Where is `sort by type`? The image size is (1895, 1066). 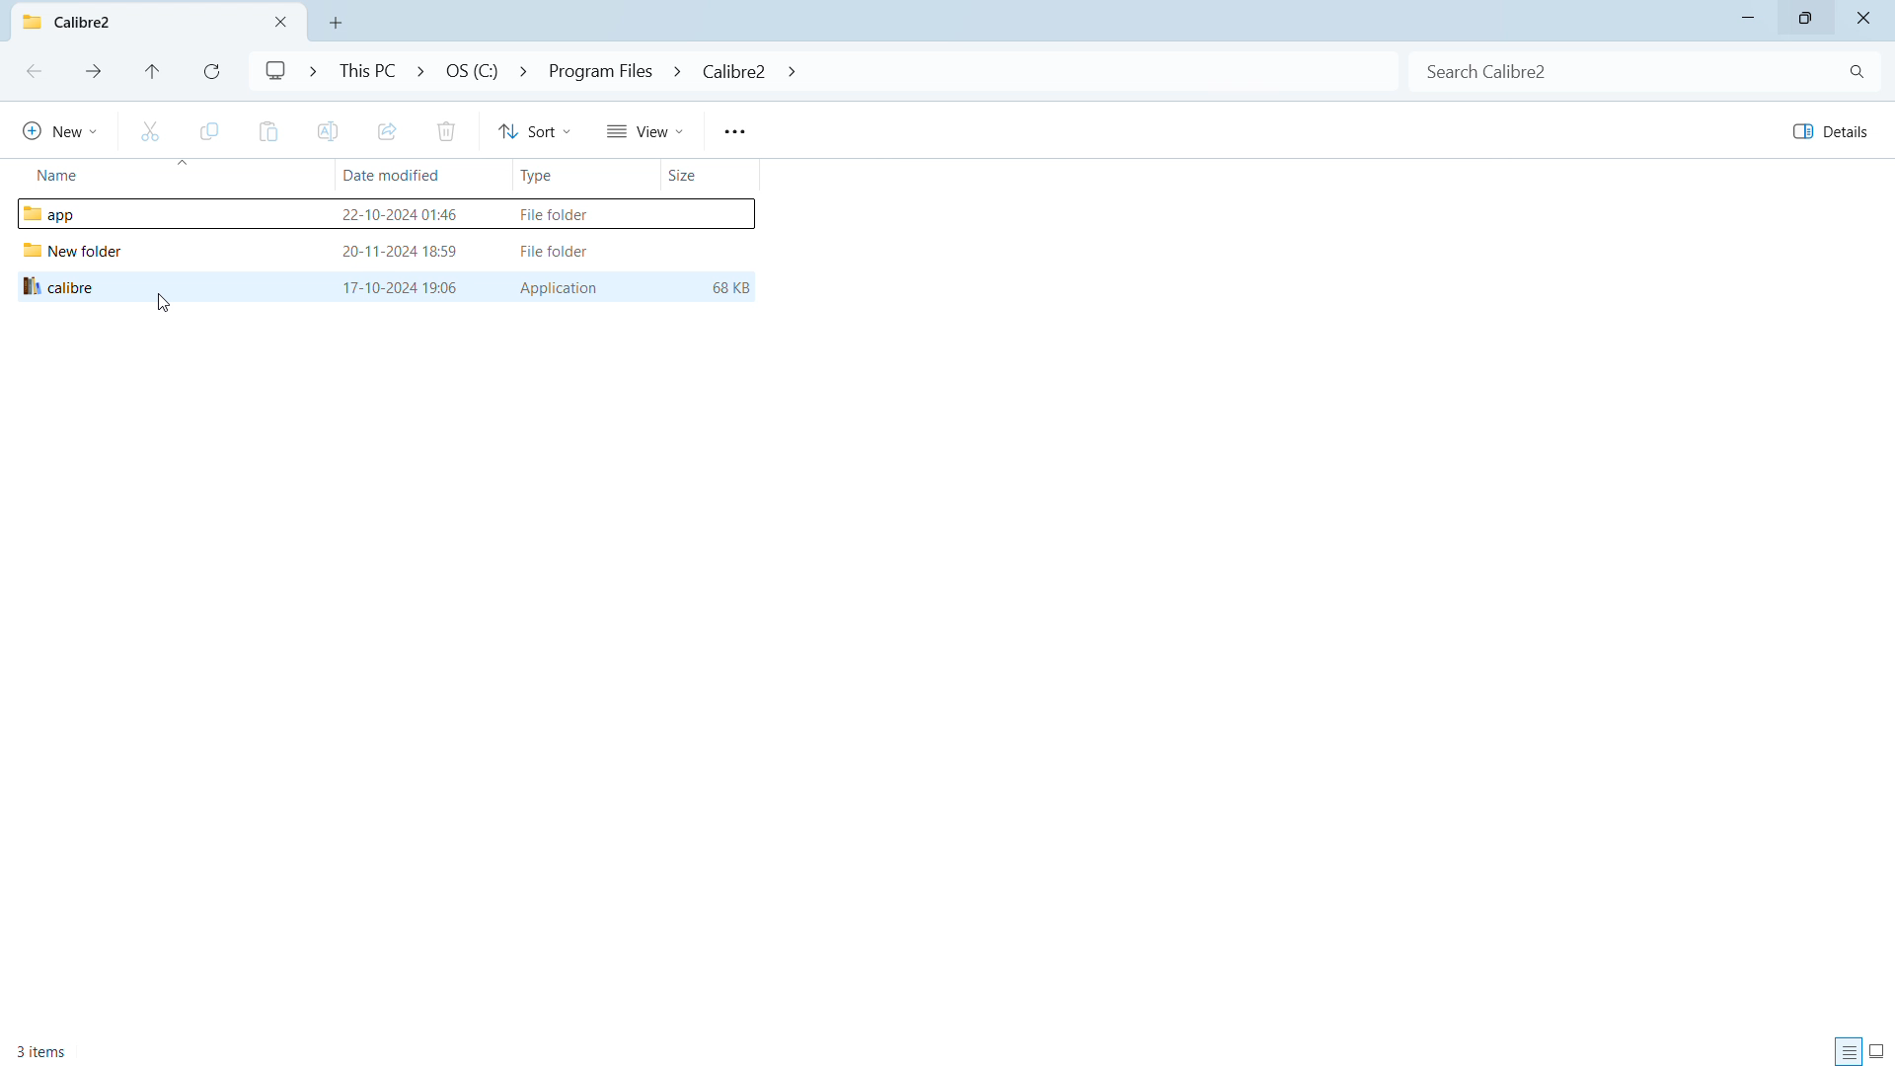
sort by type is located at coordinates (585, 175).